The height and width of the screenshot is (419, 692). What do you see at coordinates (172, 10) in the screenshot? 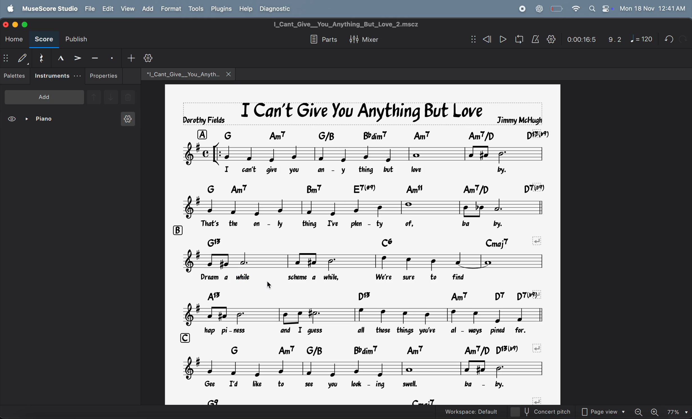
I see `format` at bounding box center [172, 10].